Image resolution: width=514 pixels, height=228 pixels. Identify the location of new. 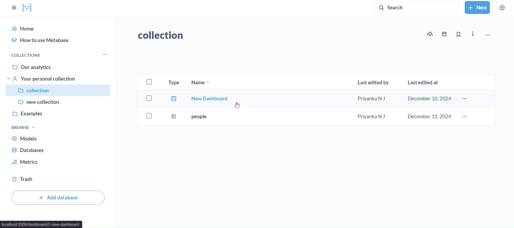
(477, 7).